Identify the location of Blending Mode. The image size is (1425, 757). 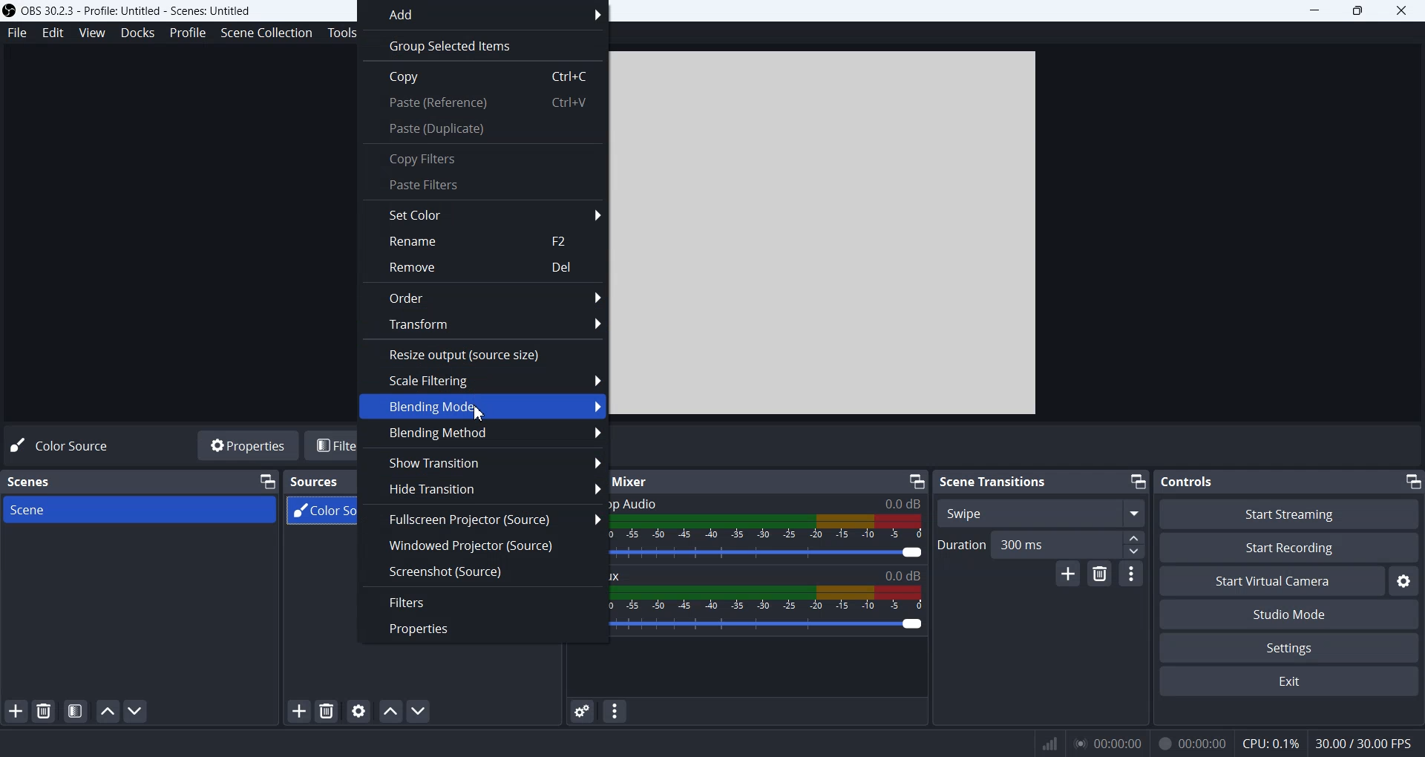
(481, 407).